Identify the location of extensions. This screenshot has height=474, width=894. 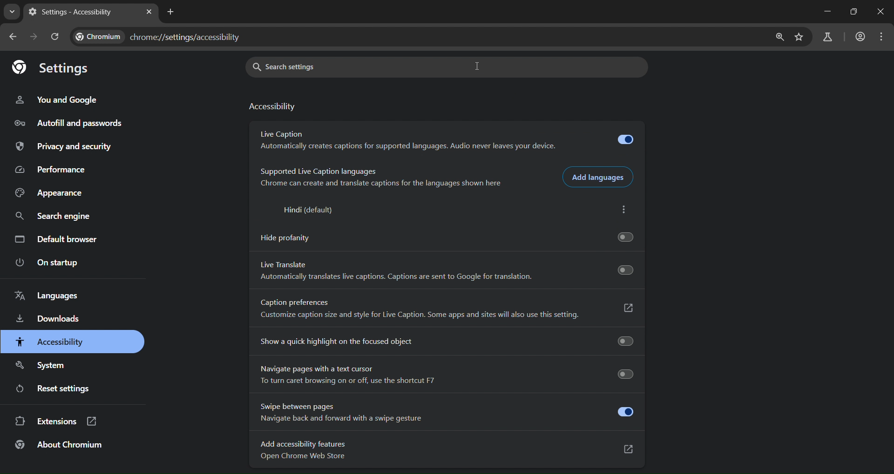
(61, 422).